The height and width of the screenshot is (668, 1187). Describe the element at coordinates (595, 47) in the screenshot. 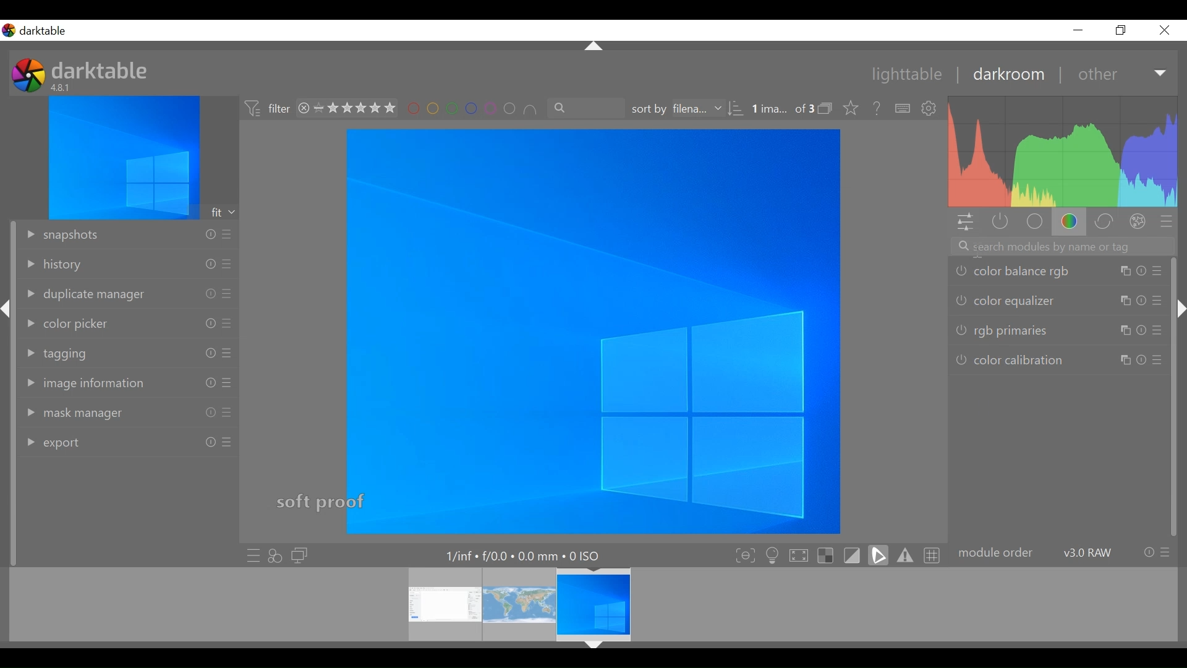

I see `Collapse ` at that location.